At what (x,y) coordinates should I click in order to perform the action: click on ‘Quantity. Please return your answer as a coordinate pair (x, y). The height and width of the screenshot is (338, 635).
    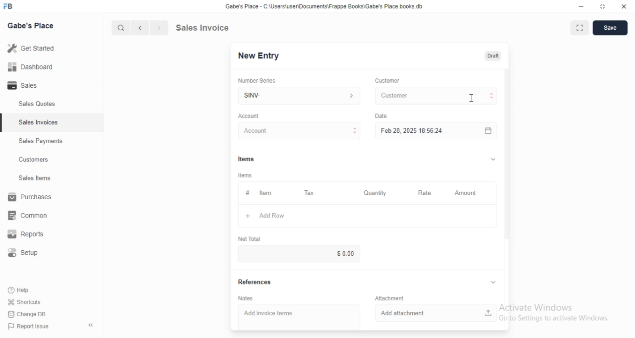
    Looking at the image, I should click on (375, 193).